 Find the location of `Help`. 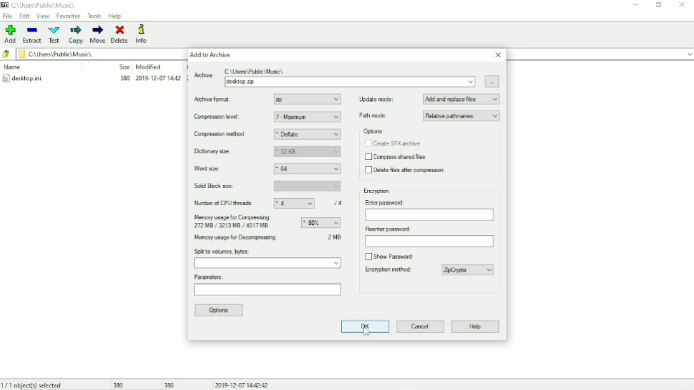

Help is located at coordinates (115, 17).